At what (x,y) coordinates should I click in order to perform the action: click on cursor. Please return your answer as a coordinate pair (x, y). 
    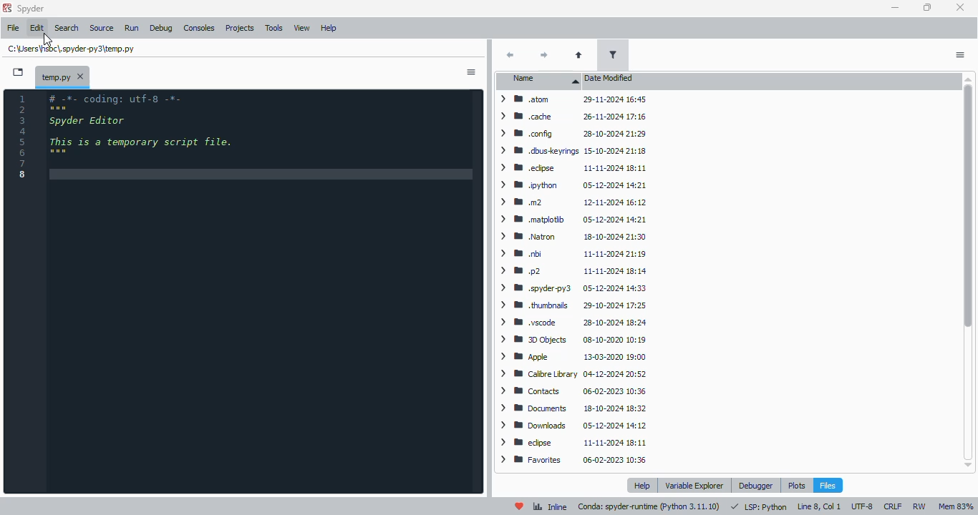
    Looking at the image, I should click on (47, 39).